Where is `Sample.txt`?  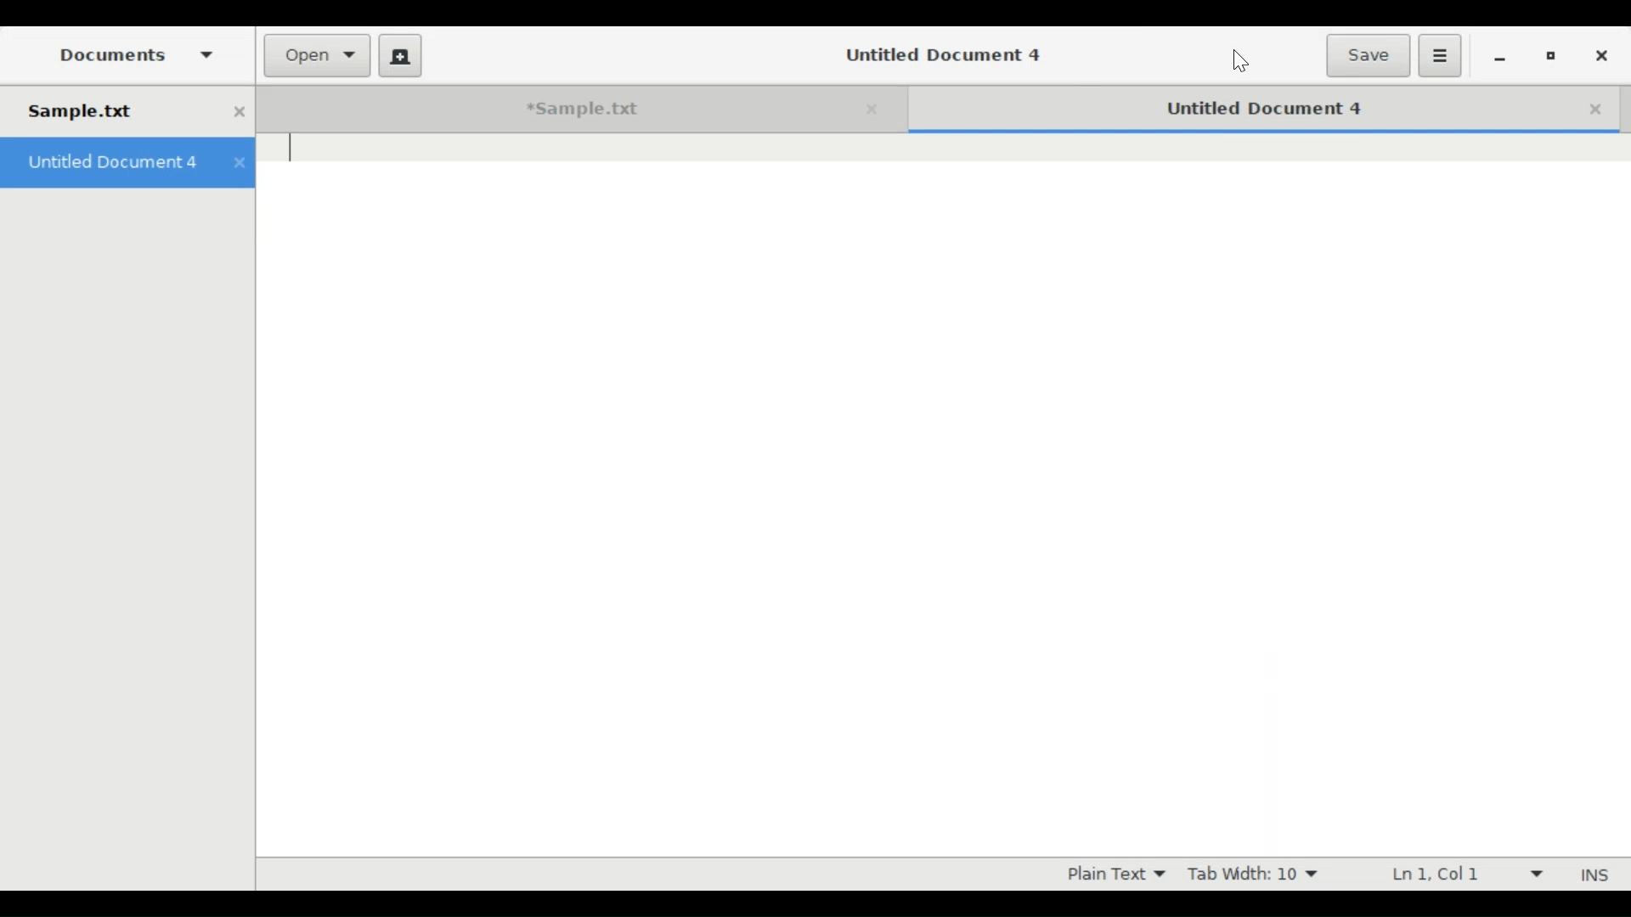 Sample.txt is located at coordinates (112, 110).